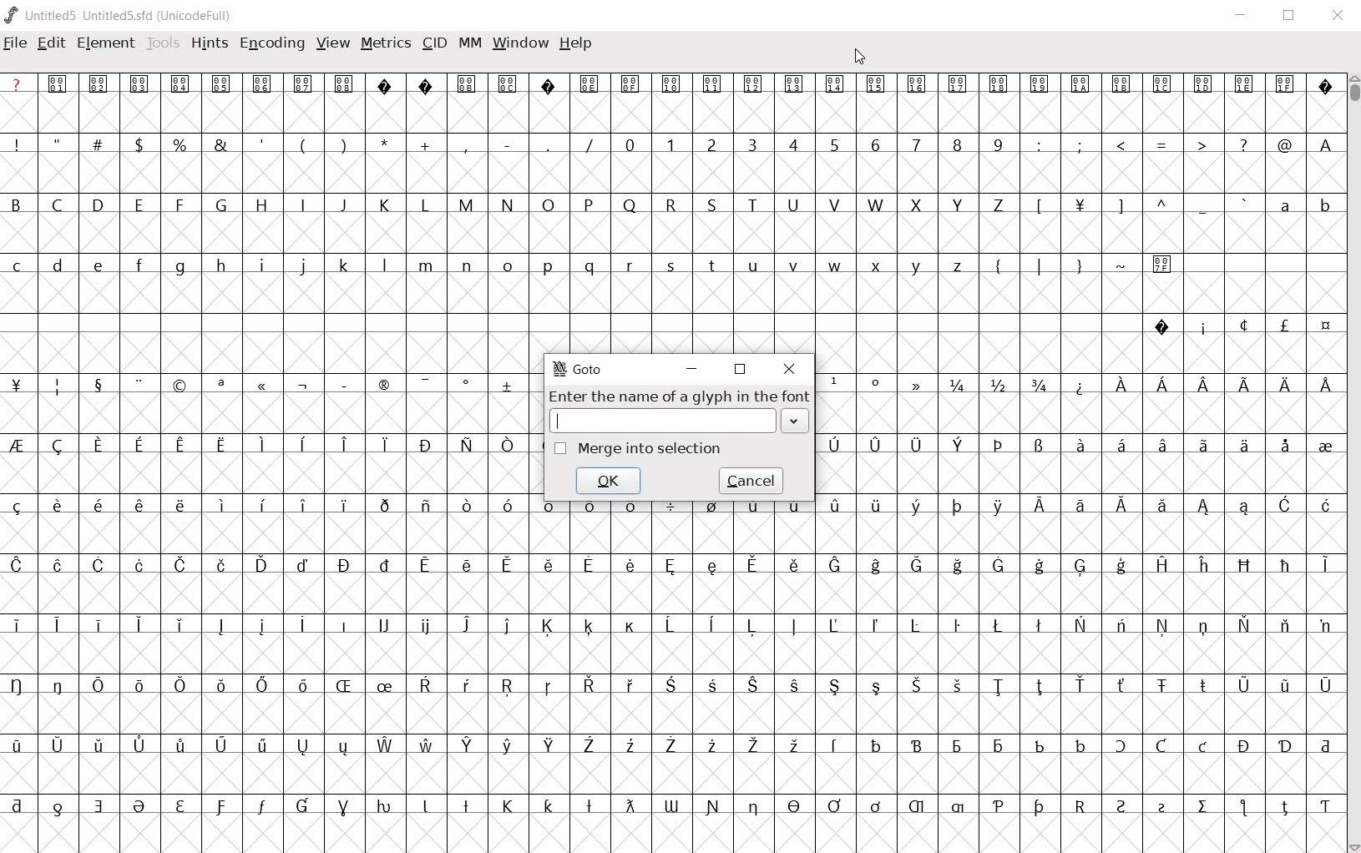 This screenshot has height=853, width=1361. Describe the element at coordinates (508, 687) in the screenshot. I see `Symbol` at that location.